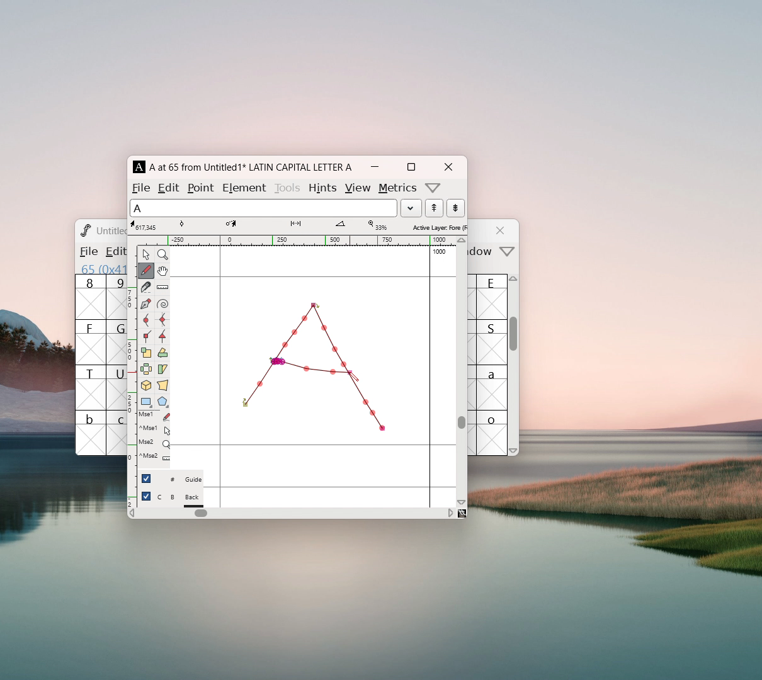 This screenshot has width=762, height=680. Describe the element at coordinates (202, 188) in the screenshot. I see `point` at that location.